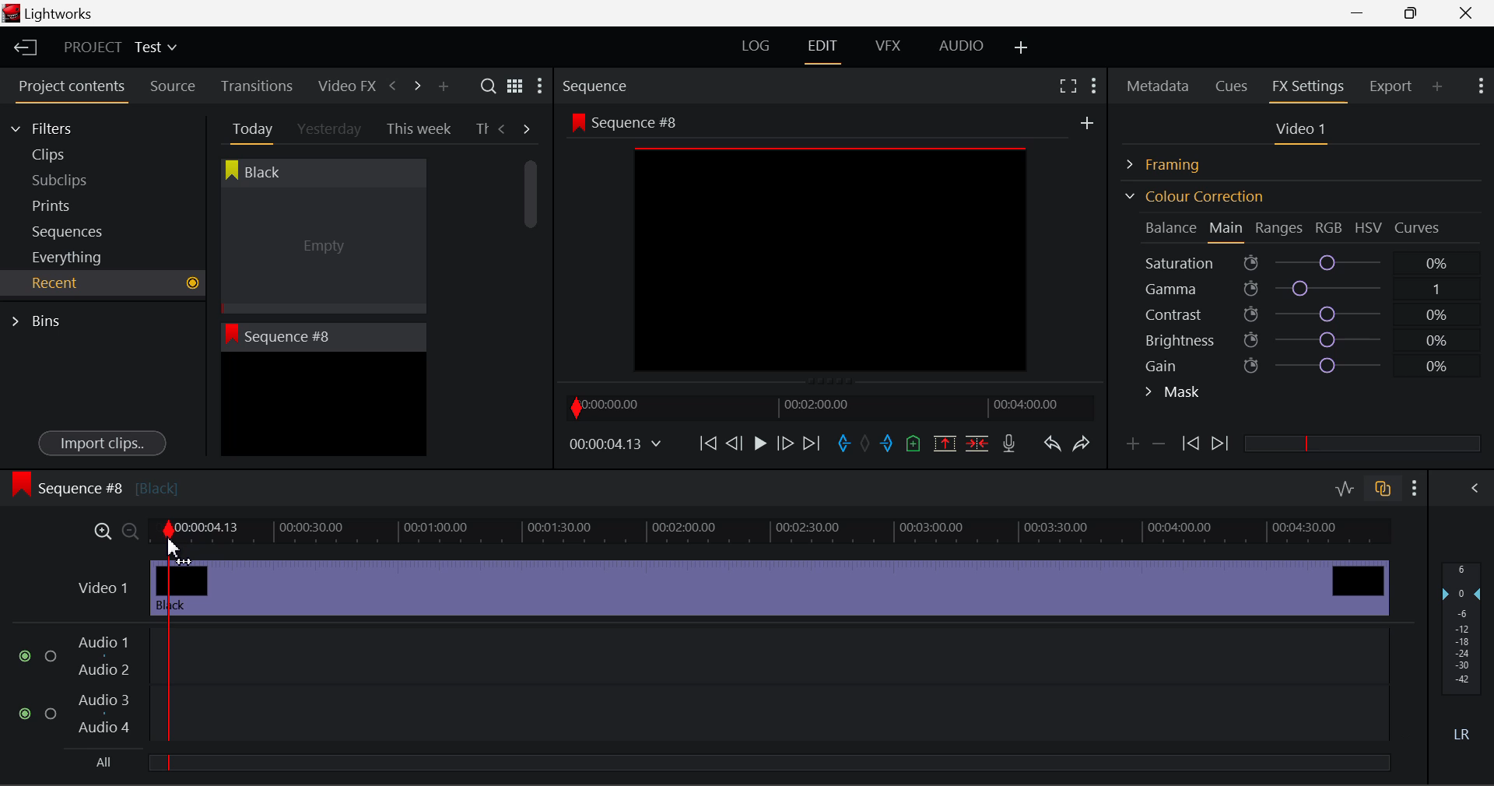 The height and width of the screenshot is (786, 1494). Describe the element at coordinates (770, 586) in the screenshot. I see `Black Video Inserted` at that location.